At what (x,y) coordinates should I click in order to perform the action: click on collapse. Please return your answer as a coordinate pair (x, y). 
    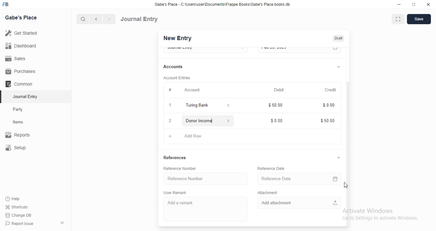
    Looking at the image, I should click on (339, 158).